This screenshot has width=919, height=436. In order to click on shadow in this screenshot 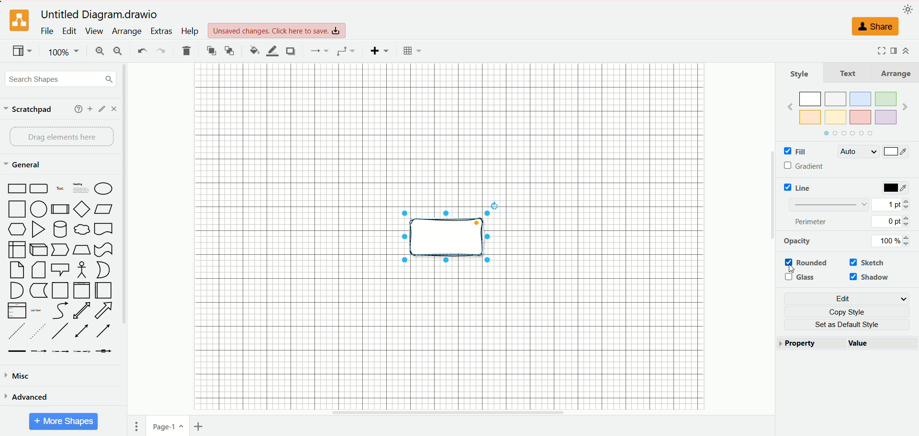, I will do `click(290, 51)`.